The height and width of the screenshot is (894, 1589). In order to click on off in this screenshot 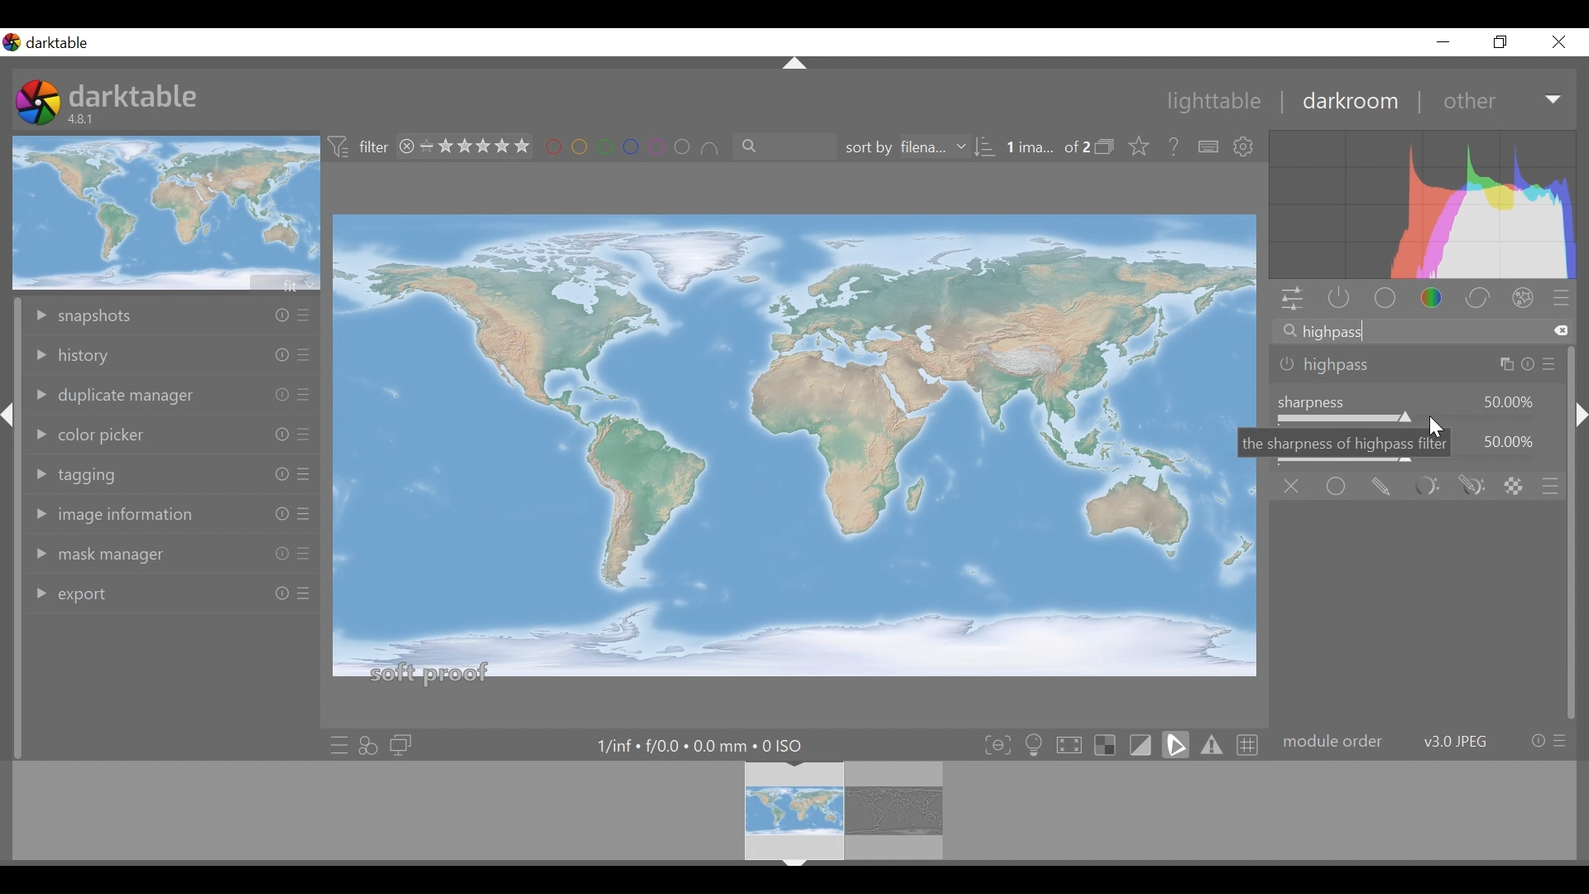, I will do `click(1294, 486)`.